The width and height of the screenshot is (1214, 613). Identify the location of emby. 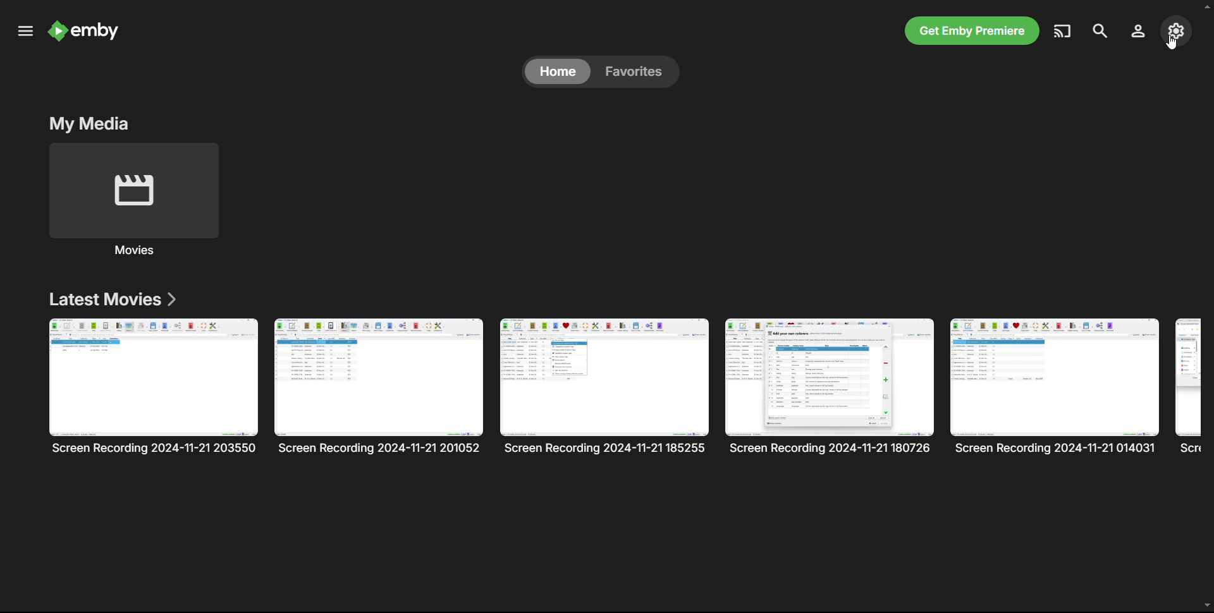
(101, 32).